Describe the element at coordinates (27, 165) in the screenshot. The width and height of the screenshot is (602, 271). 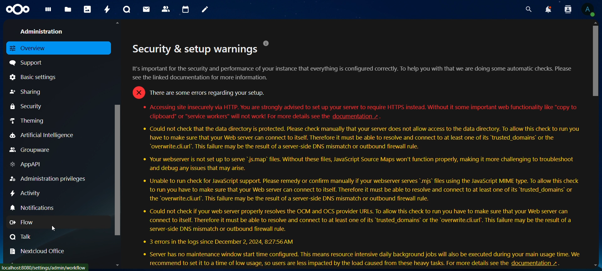
I see `APPAPI` at that location.